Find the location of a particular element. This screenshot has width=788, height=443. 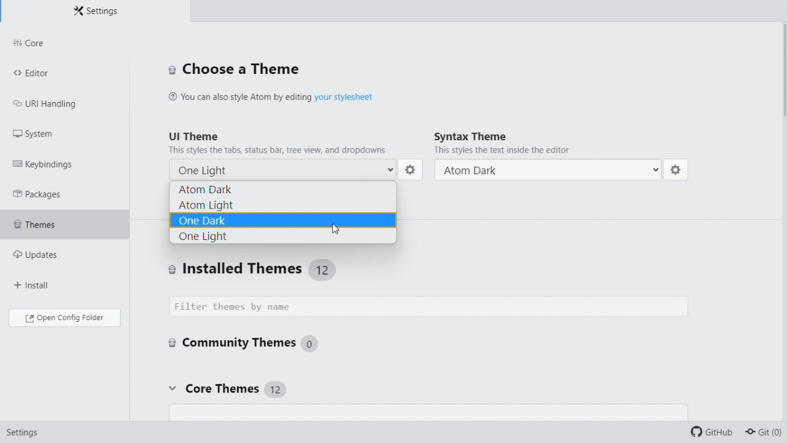

Keybinding is located at coordinates (49, 164).